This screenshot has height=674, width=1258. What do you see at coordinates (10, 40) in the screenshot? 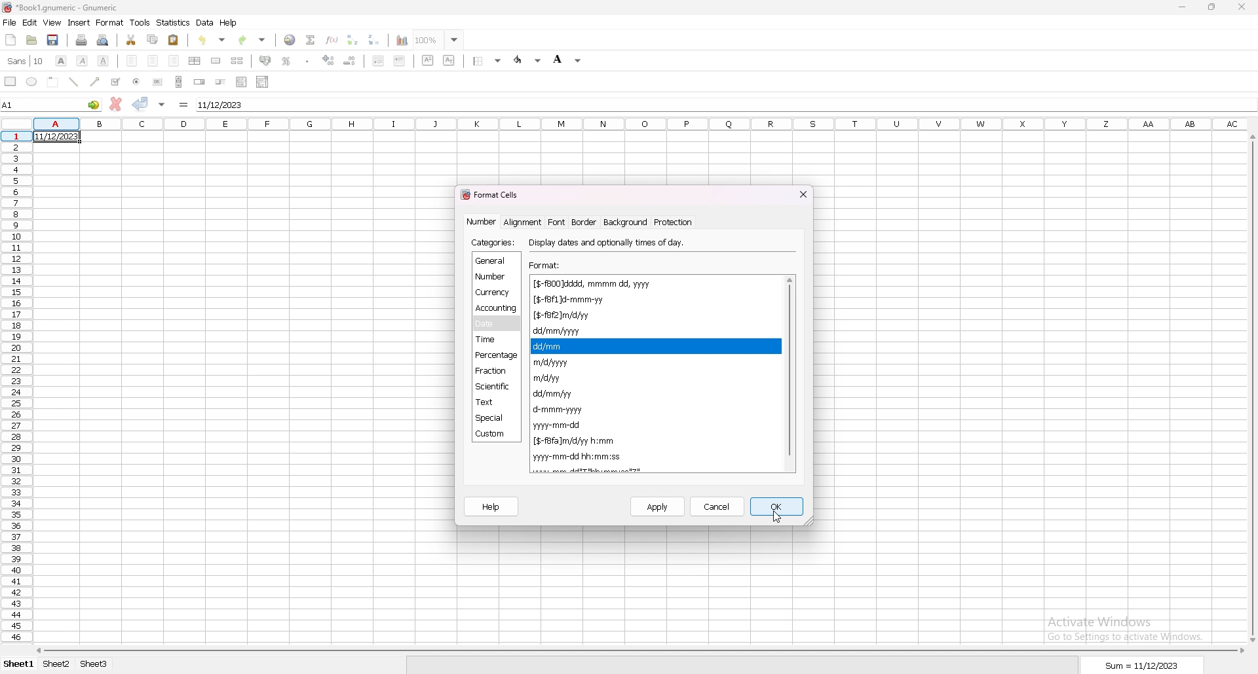
I see `new` at bounding box center [10, 40].